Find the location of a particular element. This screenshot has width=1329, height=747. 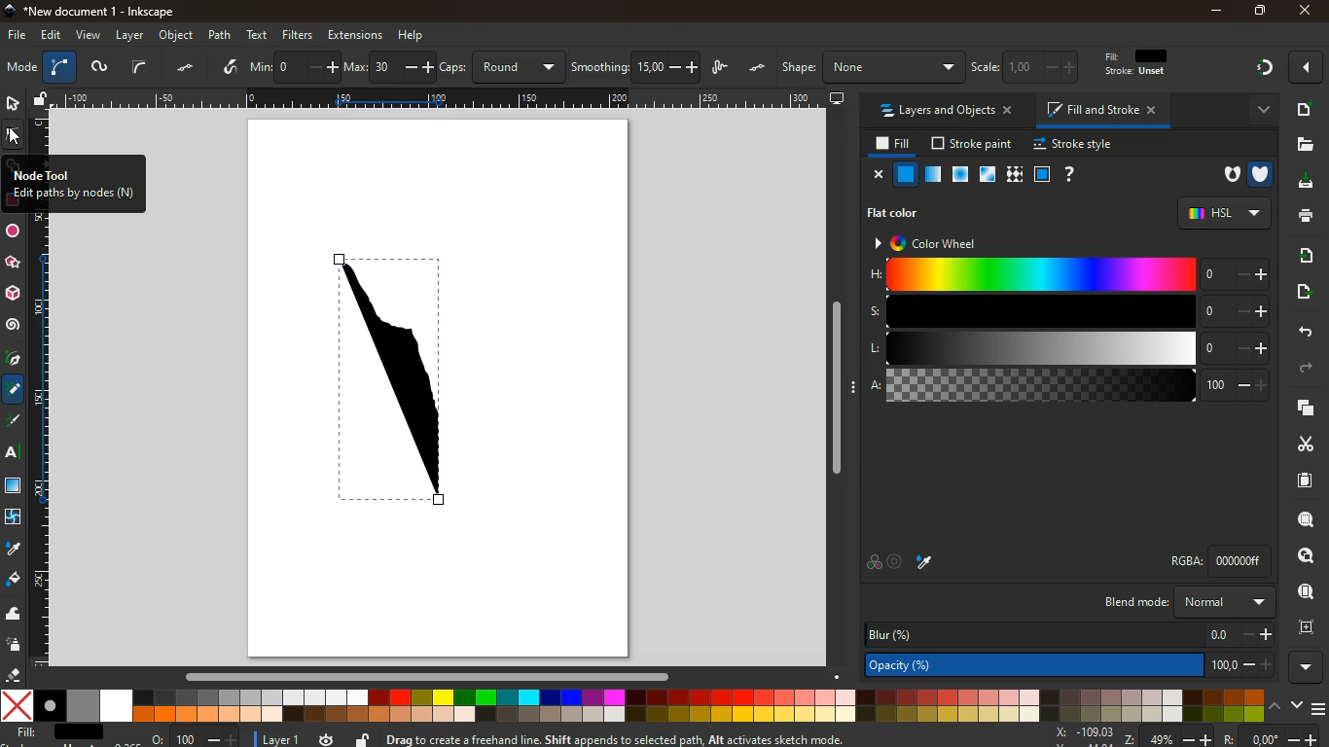

blend mode is located at coordinates (1192, 602).